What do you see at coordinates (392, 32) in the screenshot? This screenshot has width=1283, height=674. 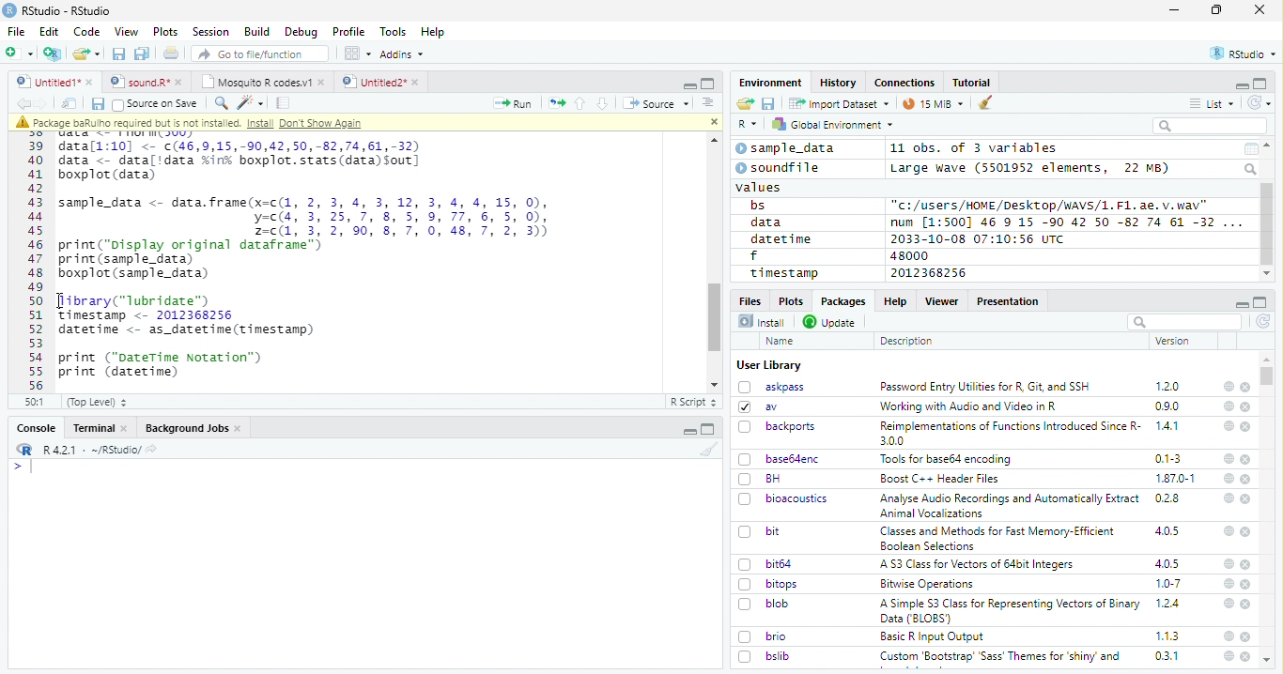 I see `Tools` at bounding box center [392, 32].